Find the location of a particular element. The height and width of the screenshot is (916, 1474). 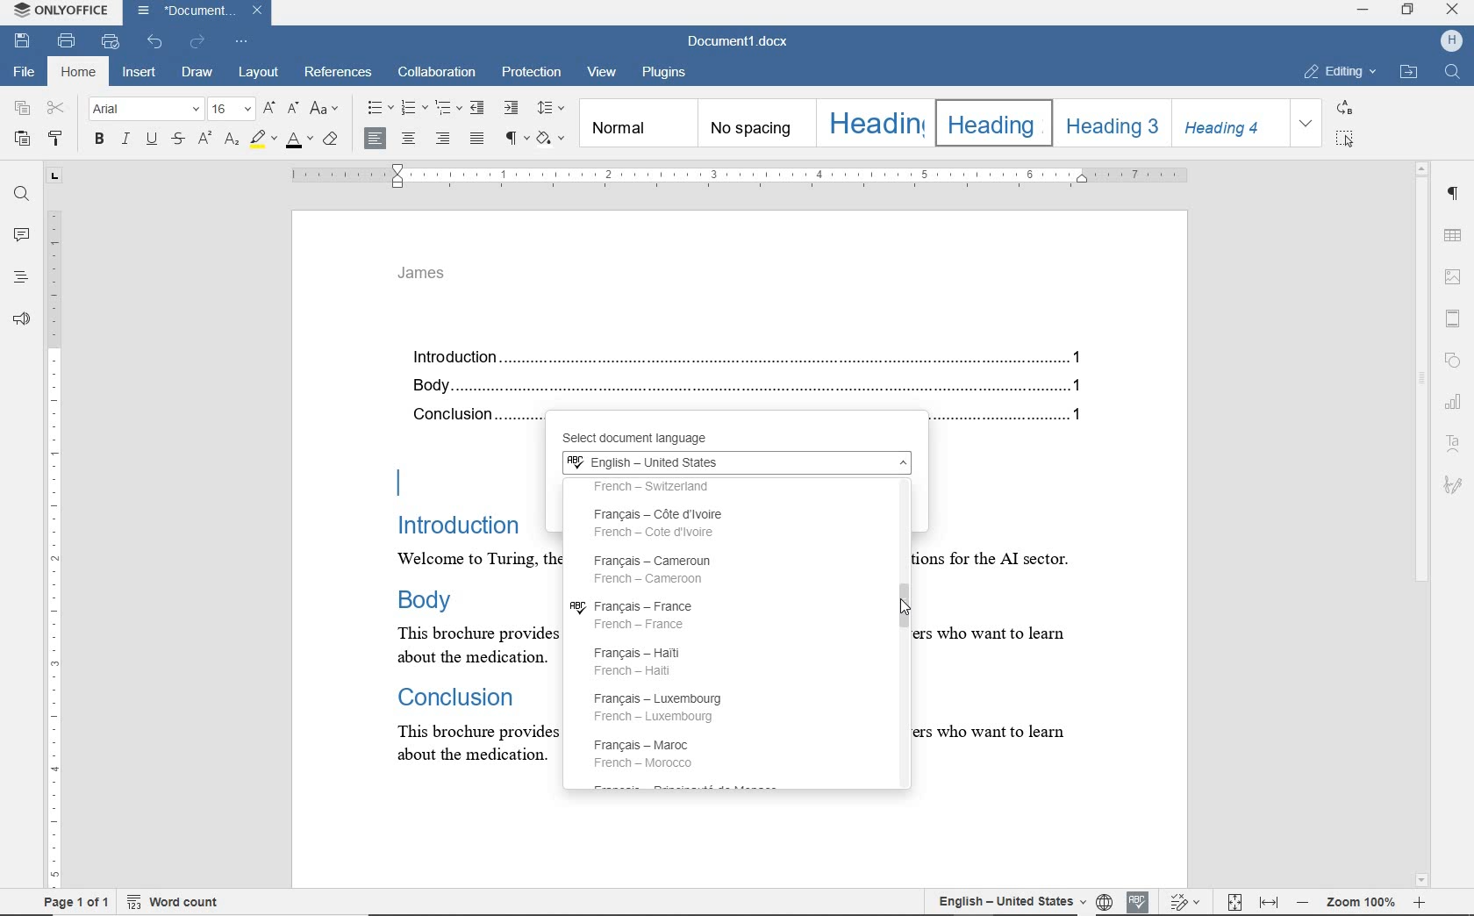

bullets is located at coordinates (379, 108).